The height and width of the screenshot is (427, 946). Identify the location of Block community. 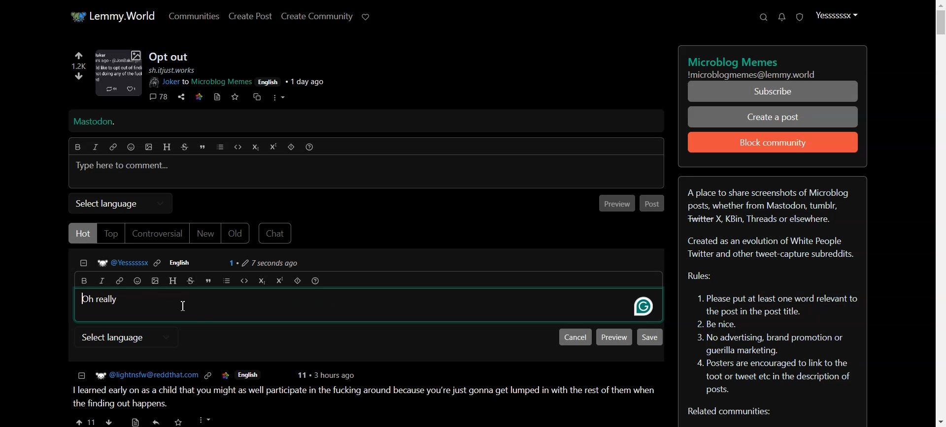
(773, 142).